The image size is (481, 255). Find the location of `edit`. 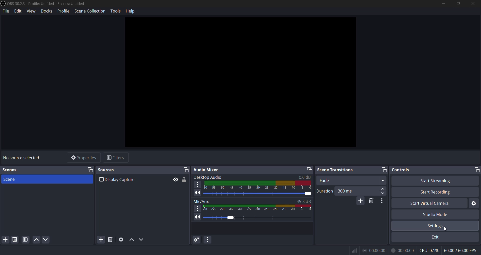

edit is located at coordinates (19, 11).